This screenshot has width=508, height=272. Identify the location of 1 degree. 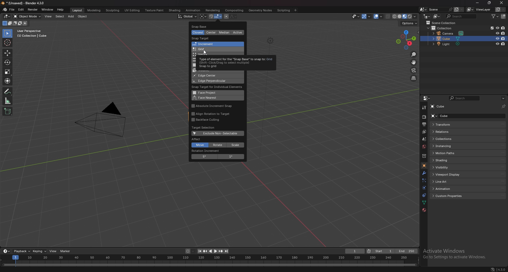
(231, 157).